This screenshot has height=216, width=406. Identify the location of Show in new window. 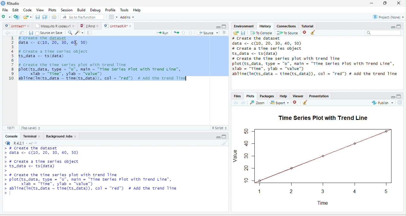
(22, 32).